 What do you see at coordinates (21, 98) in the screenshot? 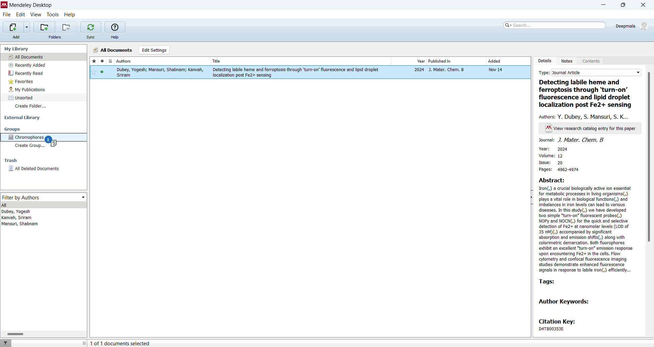
I see `unsorted` at bounding box center [21, 98].